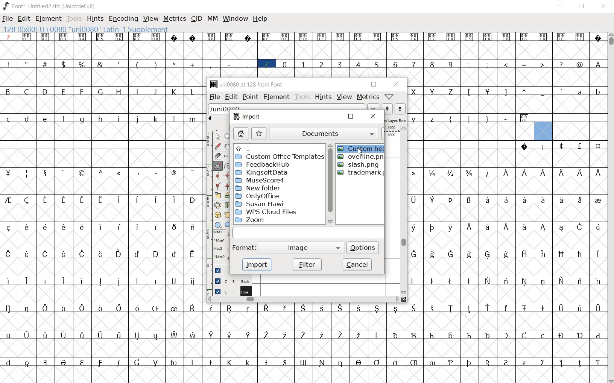 The height and width of the screenshot is (383, 614). What do you see at coordinates (266, 64) in the screenshot?
I see `glyph` at bounding box center [266, 64].